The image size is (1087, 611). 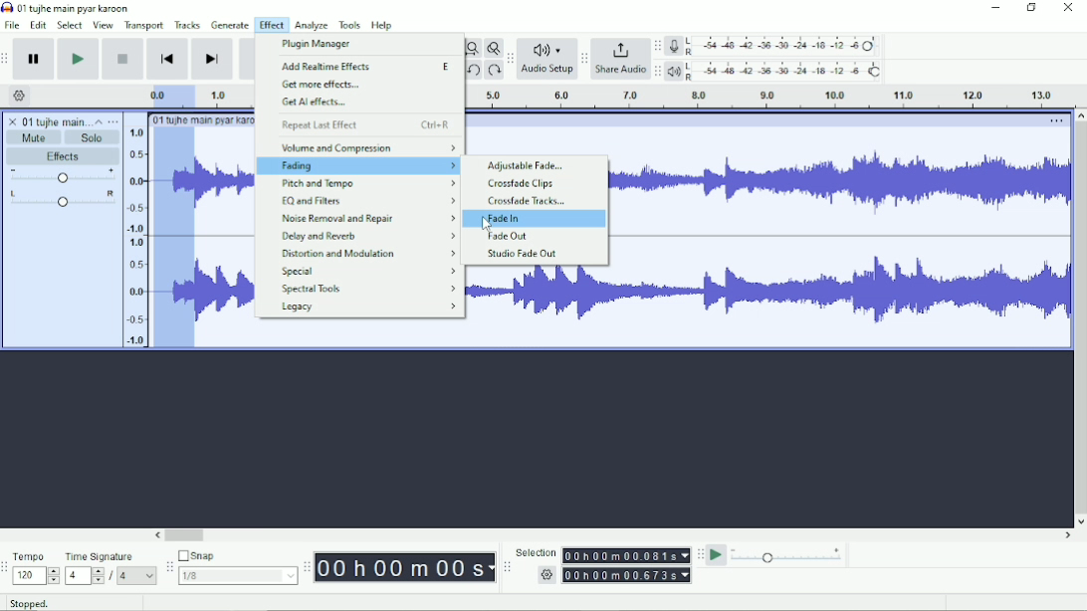 What do you see at coordinates (507, 236) in the screenshot?
I see `Fade Out` at bounding box center [507, 236].